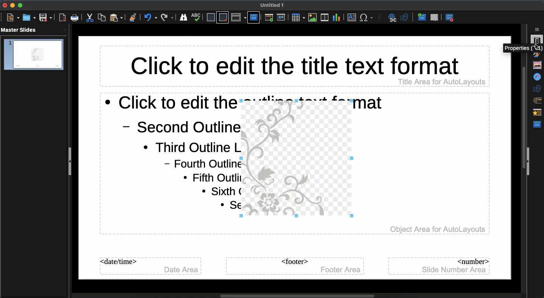 This screenshot has width=544, height=298. What do you see at coordinates (324, 18) in the screenshot?
I see `Video audio` at bounding box center [324, 18].